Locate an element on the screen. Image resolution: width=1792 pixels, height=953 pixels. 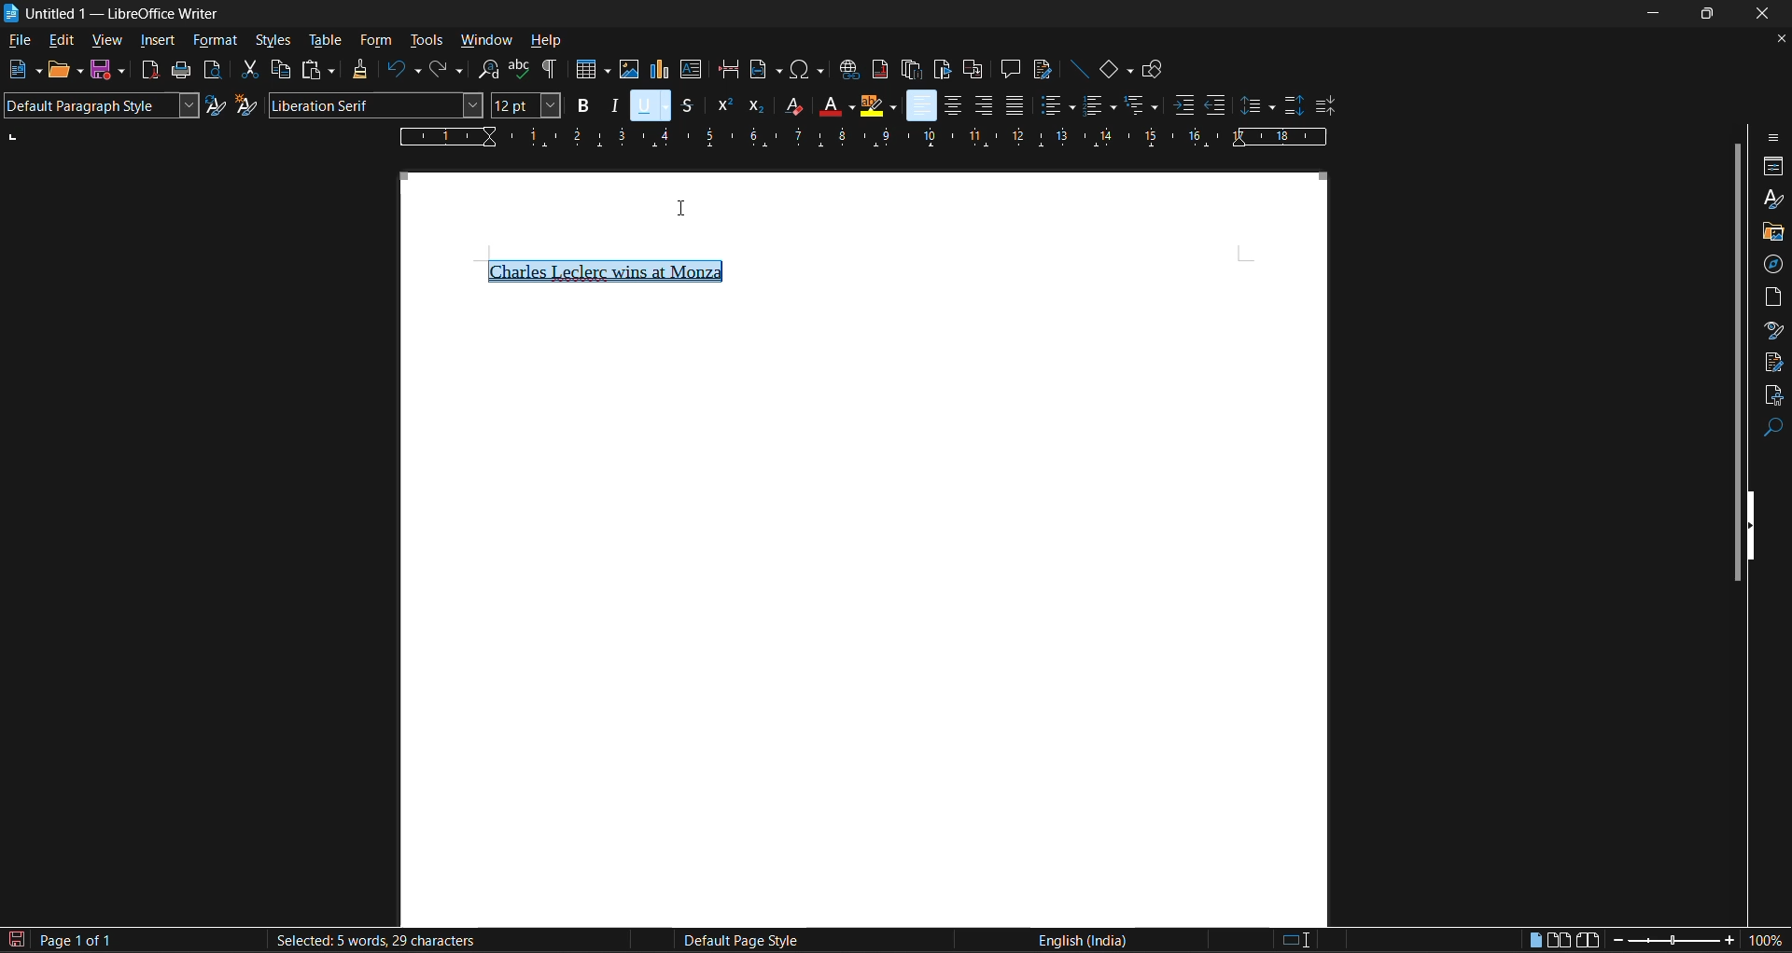
strikethorugh is located at coordinates (687, 106).